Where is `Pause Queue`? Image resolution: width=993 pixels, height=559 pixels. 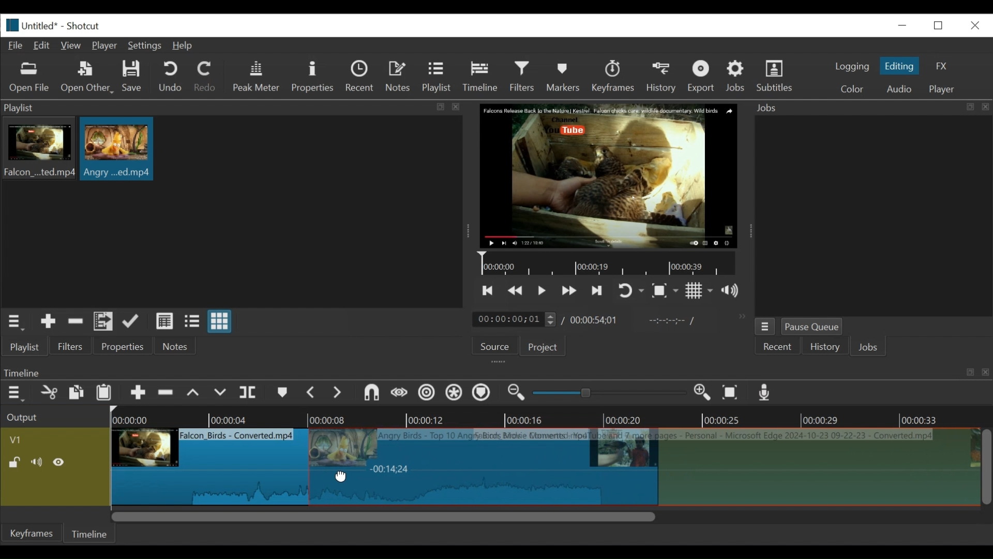
Pause Queue is located at coordinates (813, 329).